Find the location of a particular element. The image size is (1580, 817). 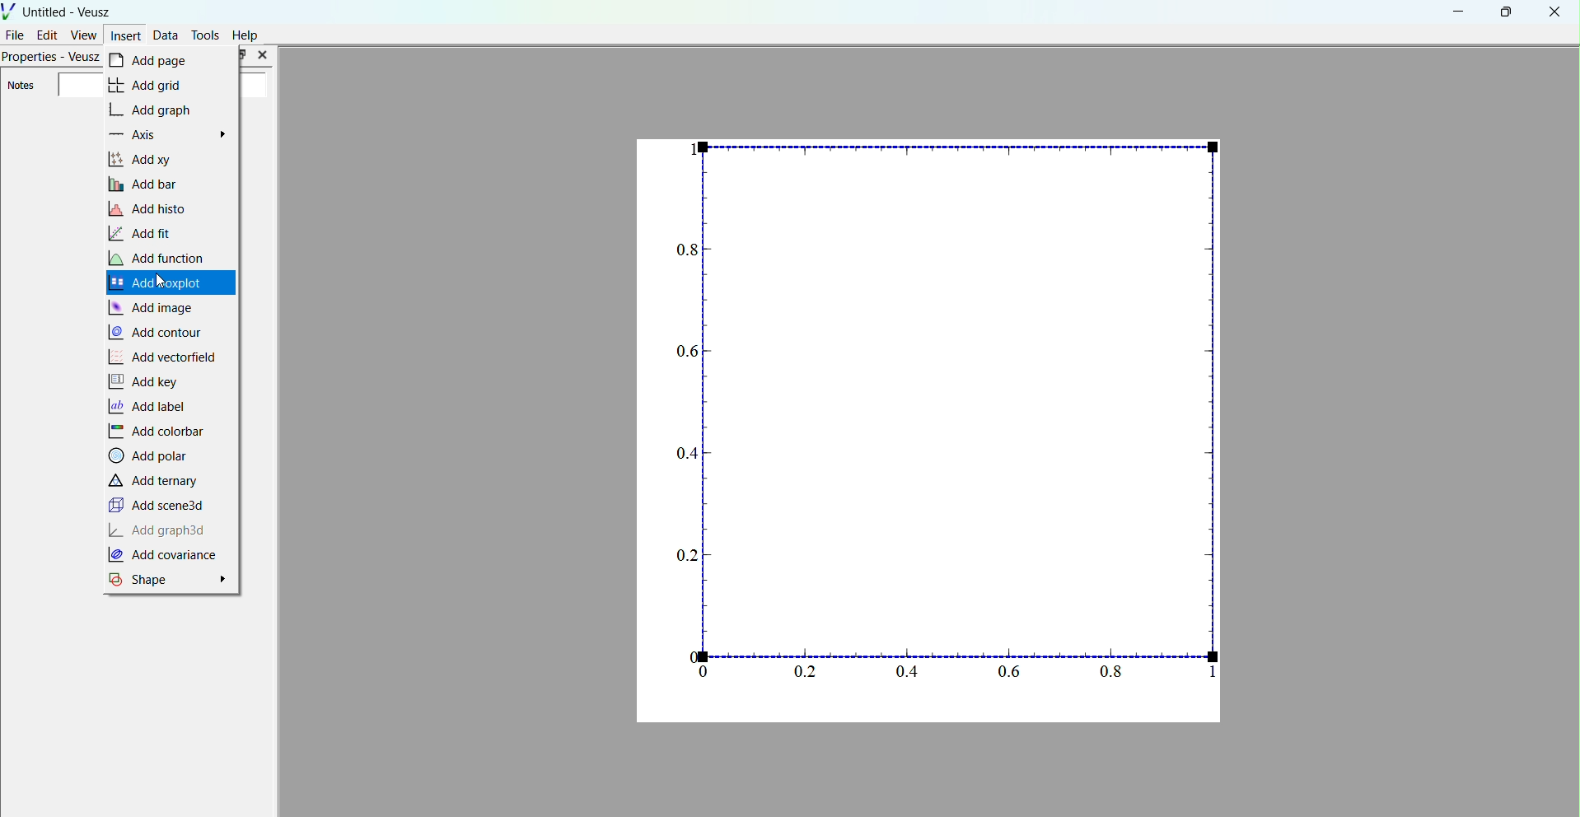

File is located at coordinates (16, 34).